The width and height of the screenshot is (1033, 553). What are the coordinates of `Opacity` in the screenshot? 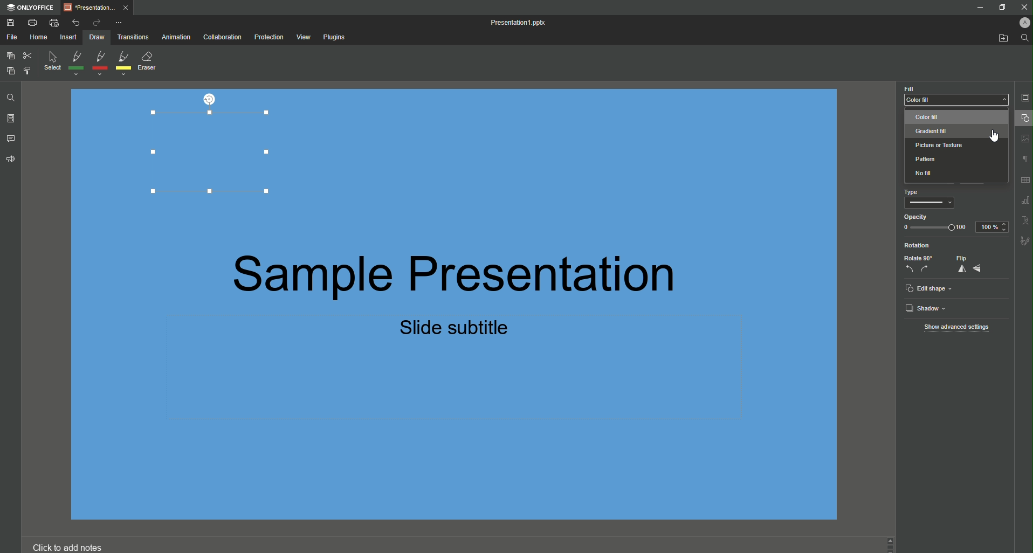 It's located at (935, 223).